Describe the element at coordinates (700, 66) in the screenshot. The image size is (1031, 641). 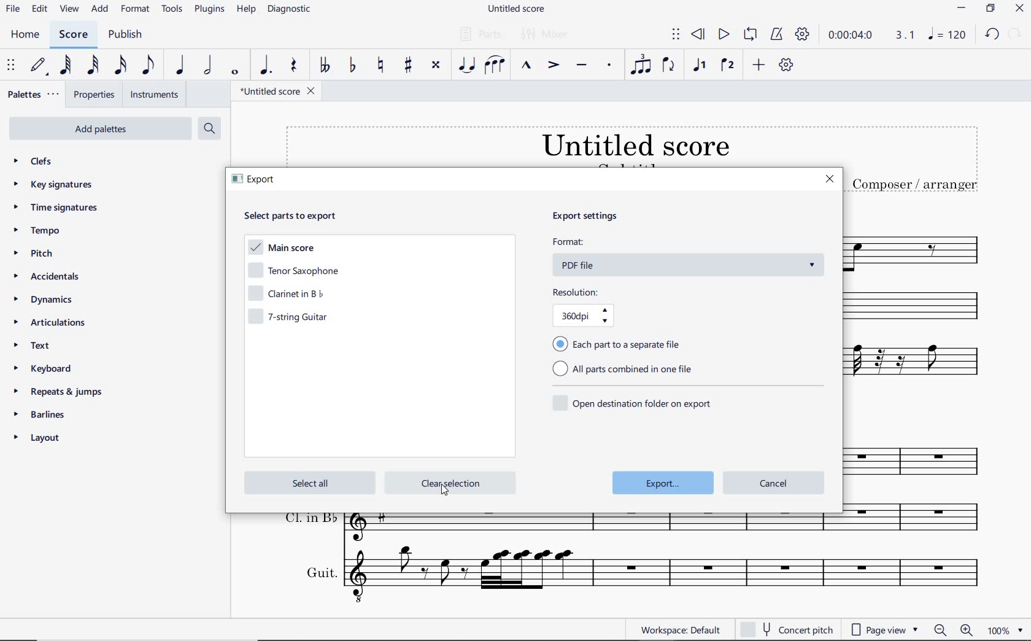
I see `VOICE 1` at that location.